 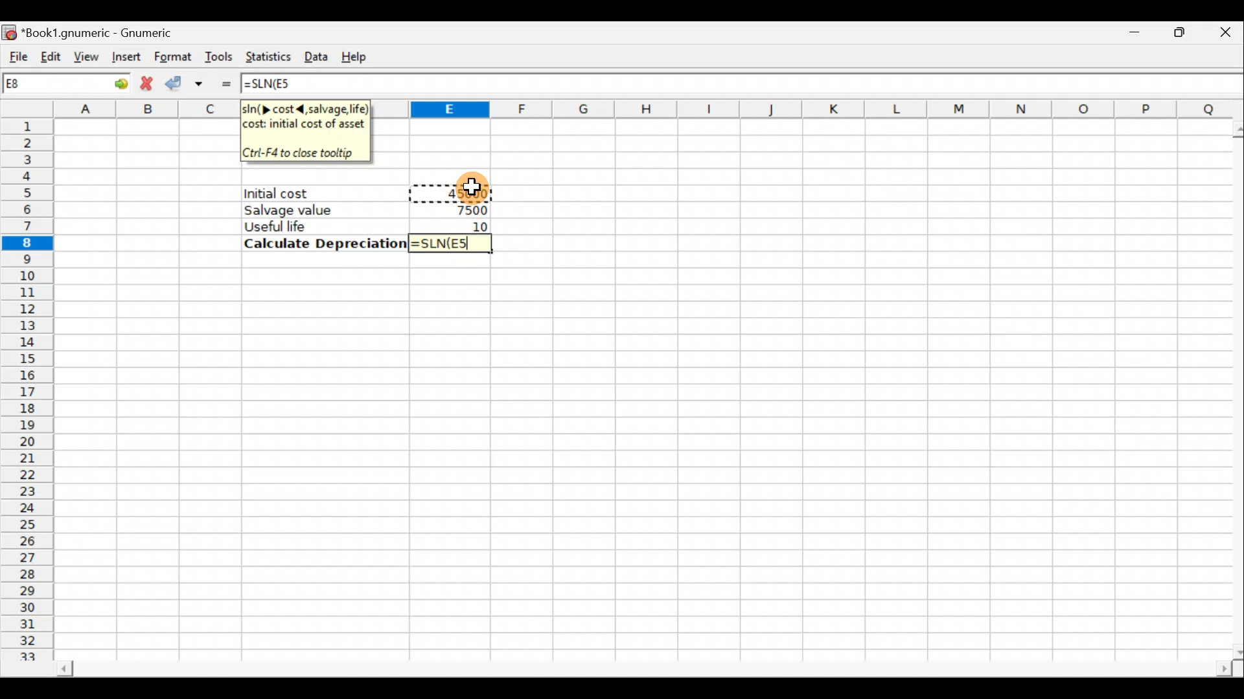 What do you see at coordinates (268, 54) in the screenshot?
I see `Statistics` at bounding box center [268, 54].